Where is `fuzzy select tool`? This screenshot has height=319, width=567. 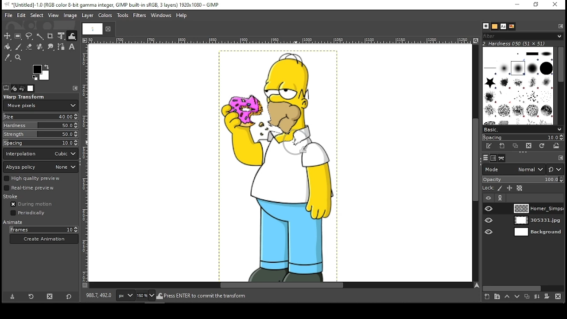 fuzzy select tool is located at coordinates (40, 36).